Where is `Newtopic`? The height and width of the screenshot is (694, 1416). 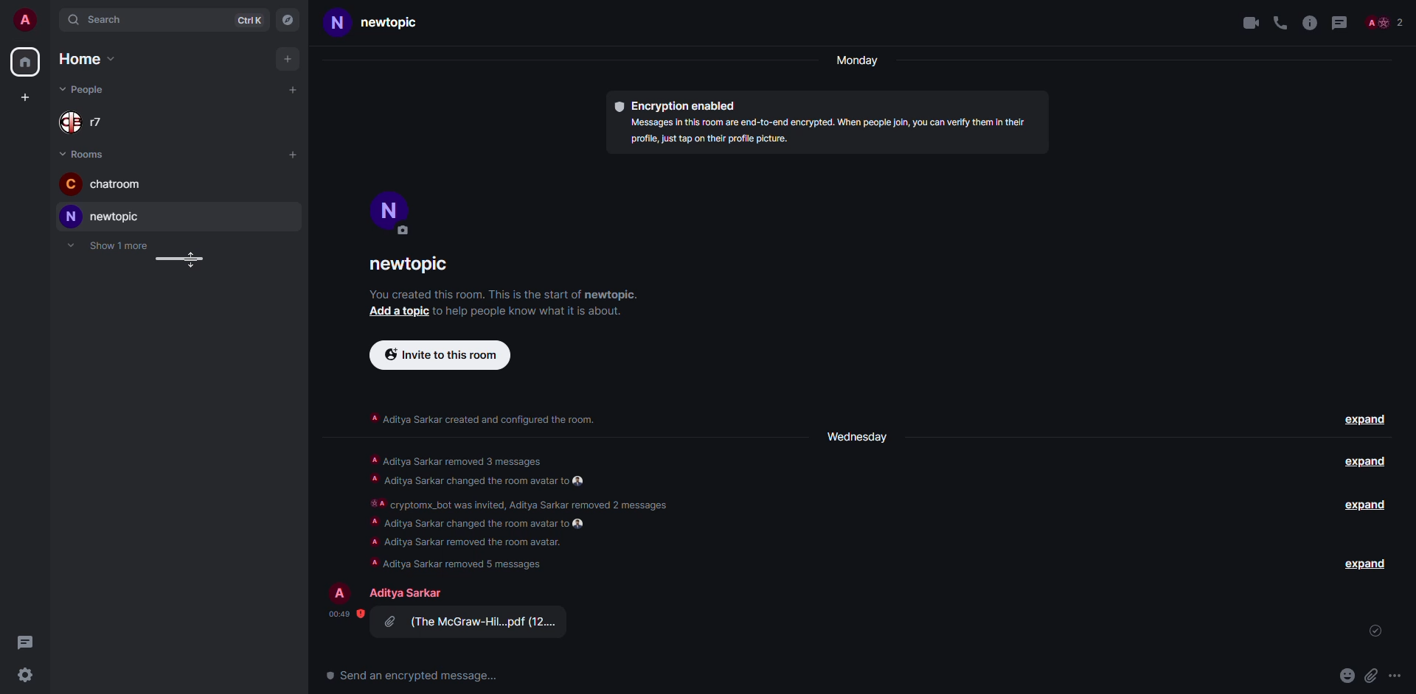 Newtopic is located at coordinates (366, 26).